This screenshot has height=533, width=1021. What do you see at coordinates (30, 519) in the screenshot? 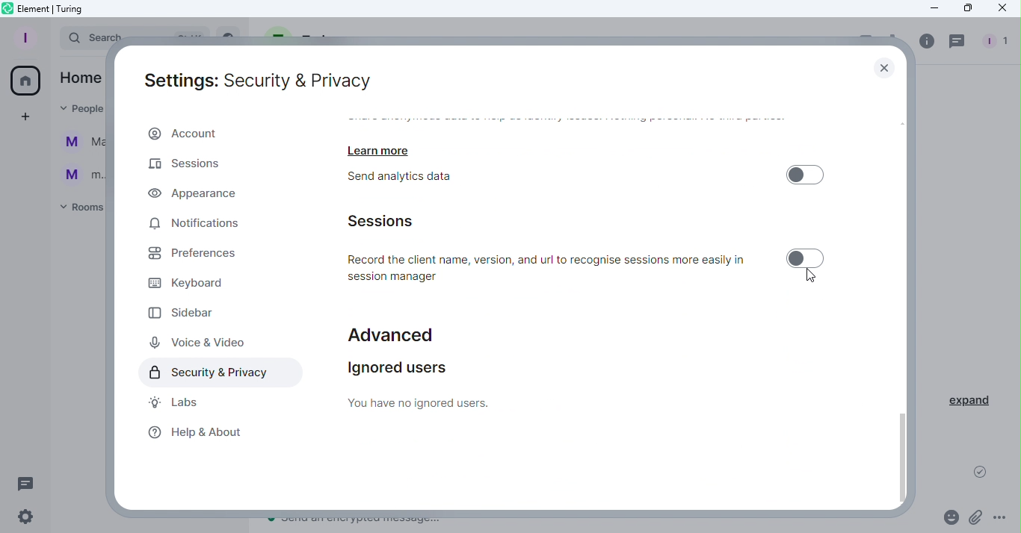
I see `Settings` at bounding box center [30, 519].